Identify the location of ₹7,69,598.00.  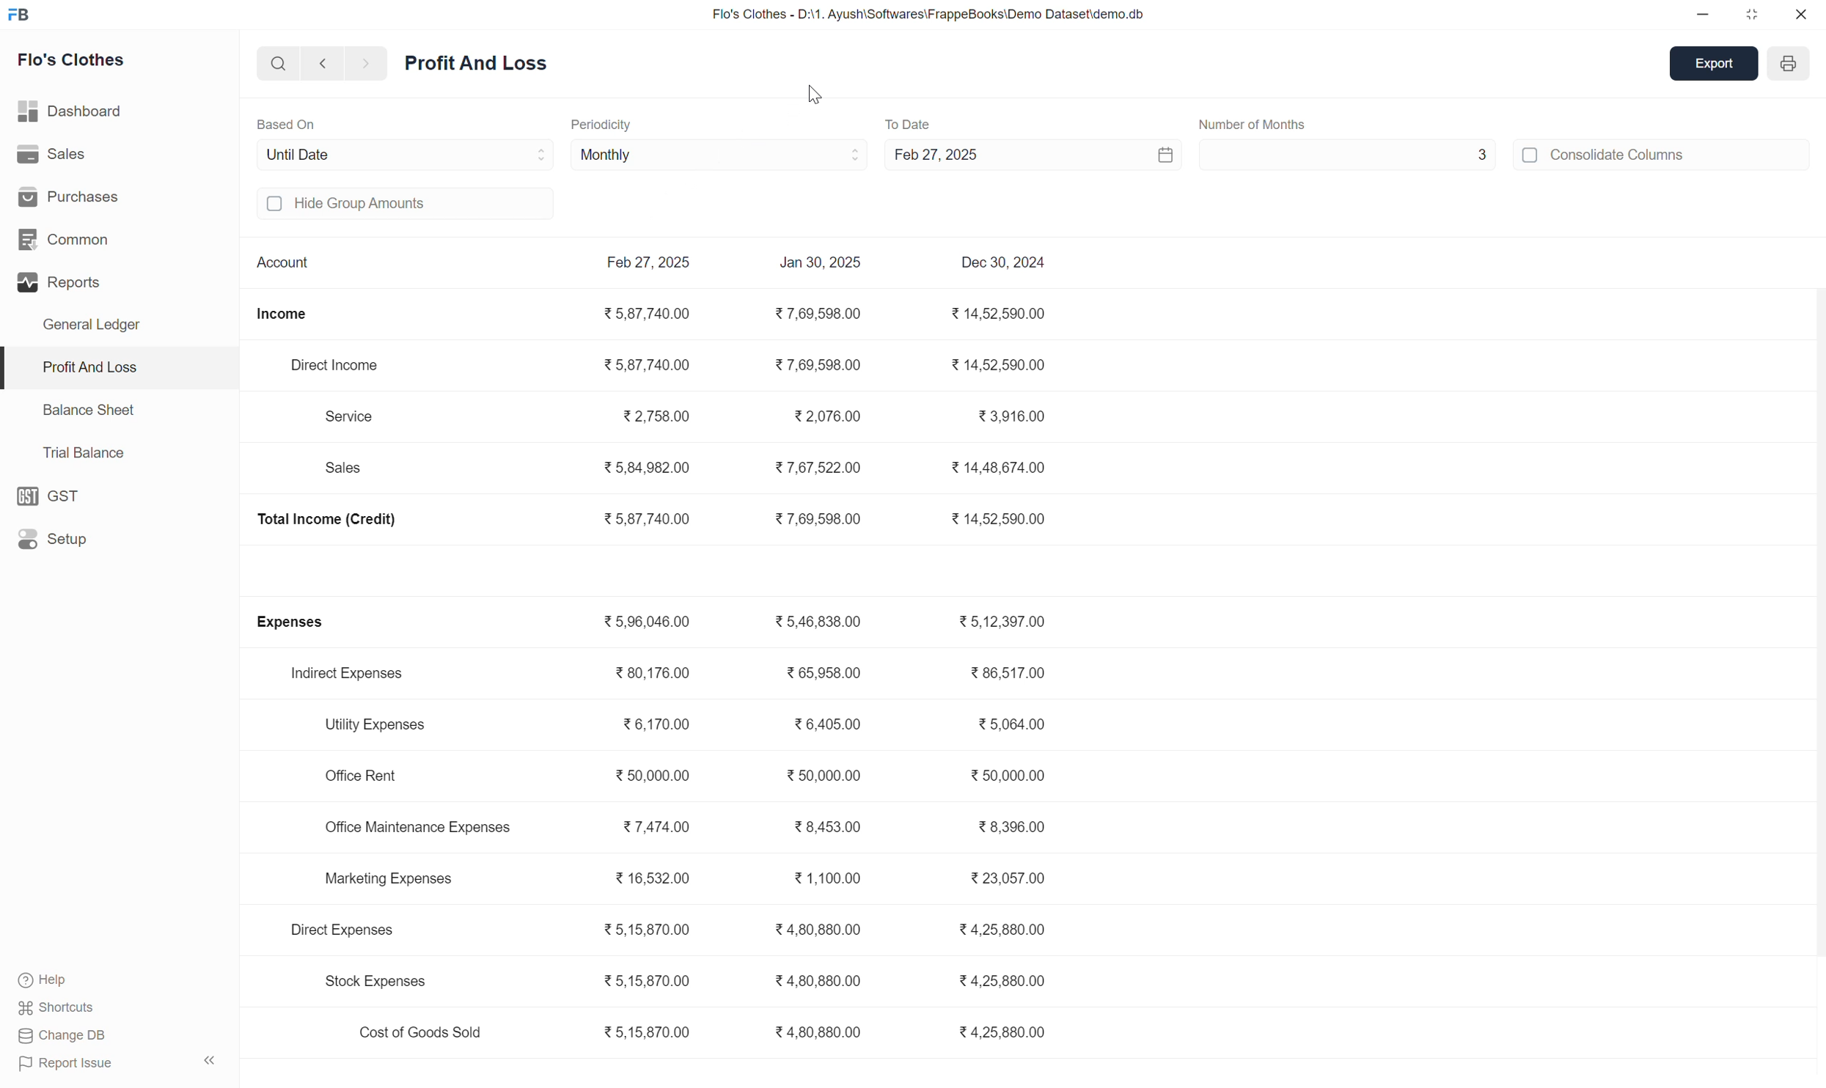
(817, 316).